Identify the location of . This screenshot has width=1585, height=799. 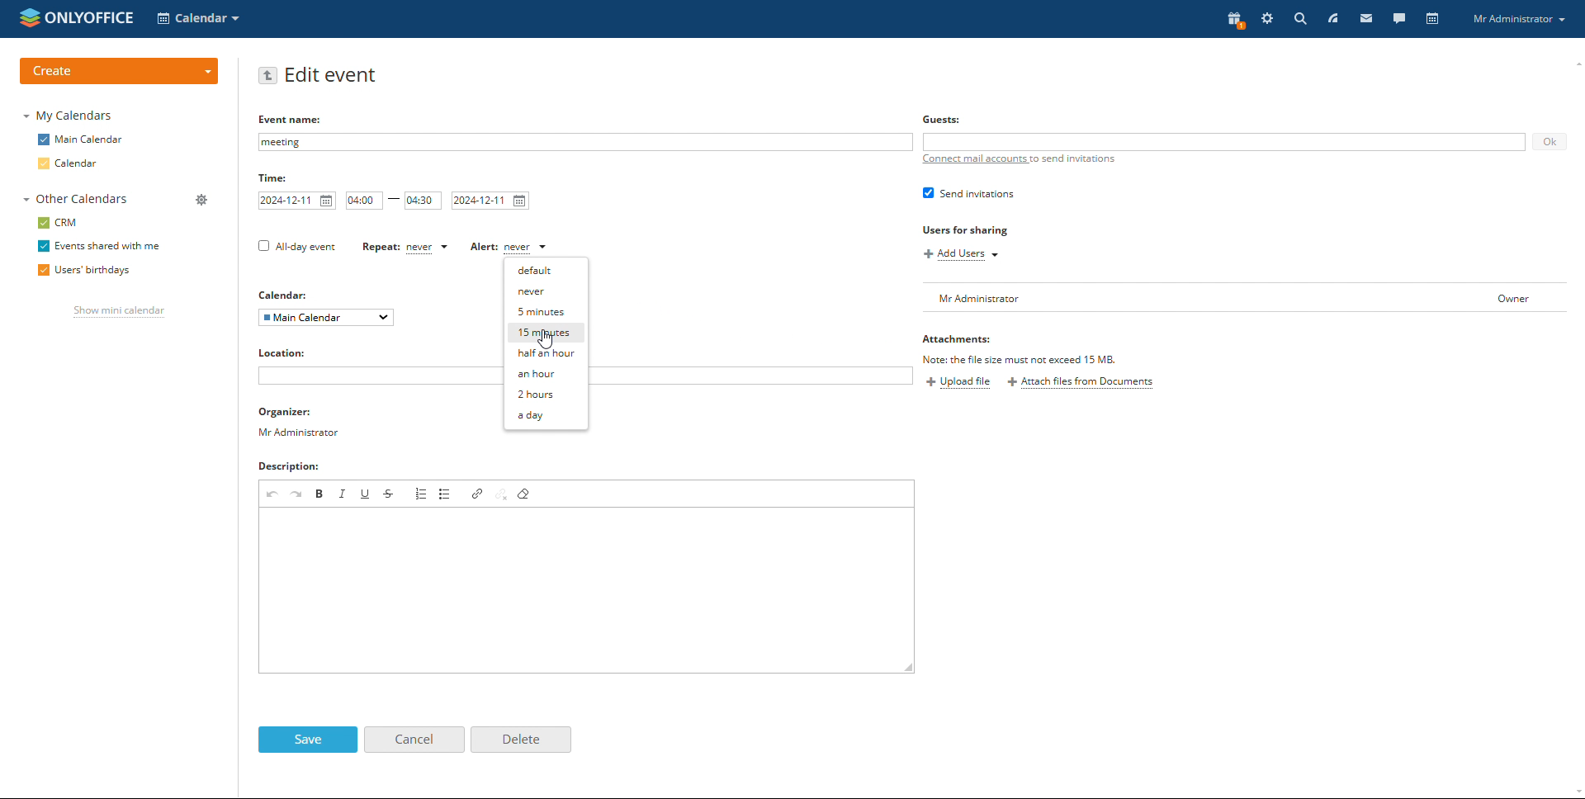
(286, 295).